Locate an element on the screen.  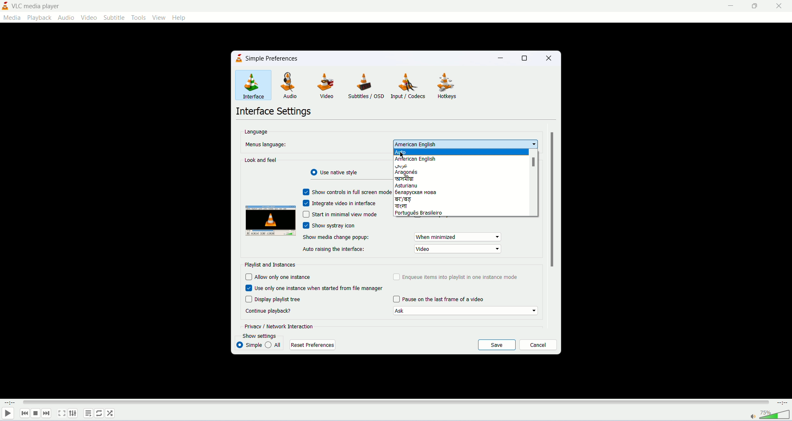
language is located at coordinates (257, 132).